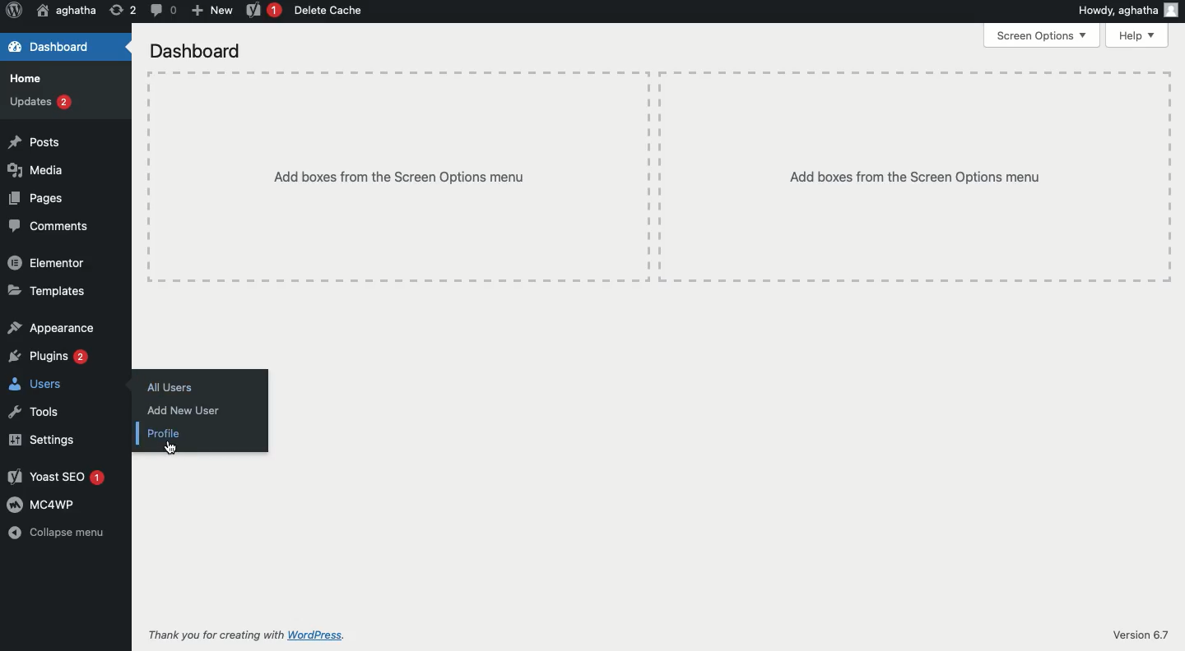  I want to click on Help, so click(1136, 37).